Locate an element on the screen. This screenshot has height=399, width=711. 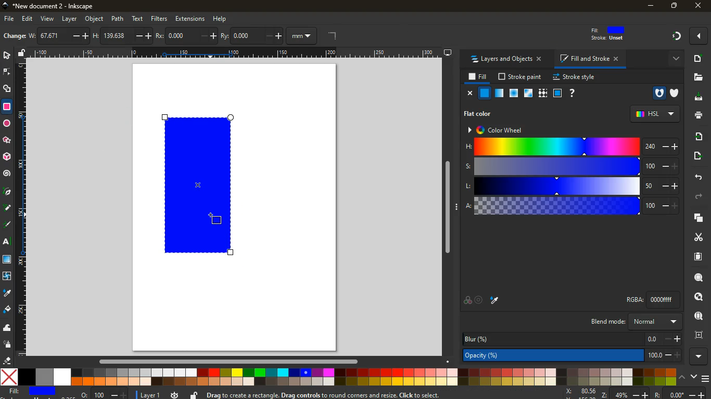
blur is located at coordinates (573, 339).